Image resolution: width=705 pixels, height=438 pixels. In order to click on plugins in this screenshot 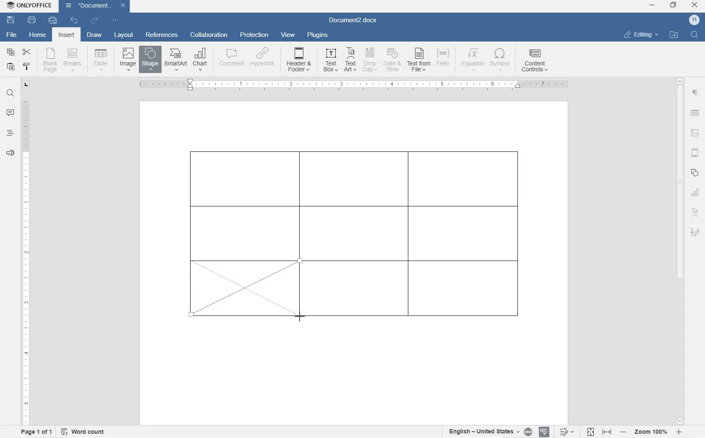, I will do `click(318, 36)`.